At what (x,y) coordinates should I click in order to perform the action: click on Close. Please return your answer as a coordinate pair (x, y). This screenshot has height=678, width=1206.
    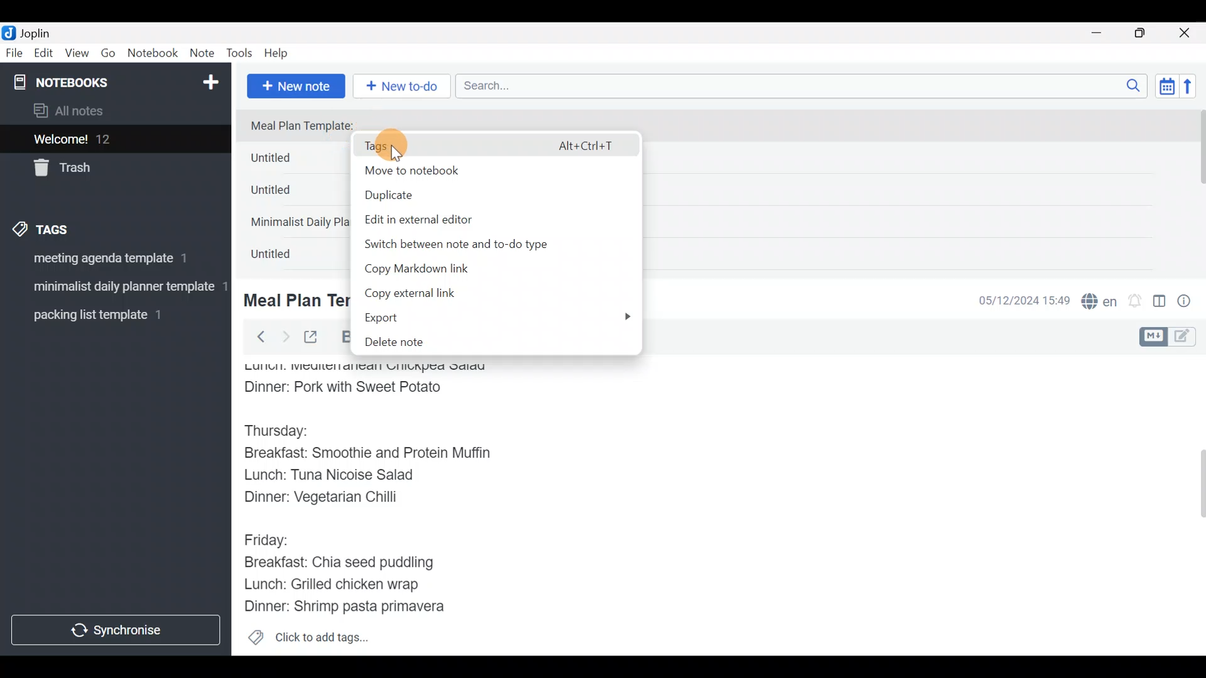
    Looking at the image, I should click on (1187, 34).